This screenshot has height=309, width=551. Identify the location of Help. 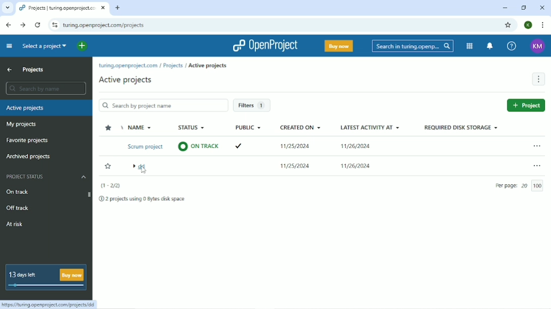
(512, 46).